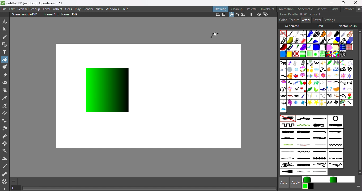 The width and height of the screenshot is (362, 191). Describe the element at coordinates (5, 106) in the screenshot. I see `RGB picker tool` at that location.